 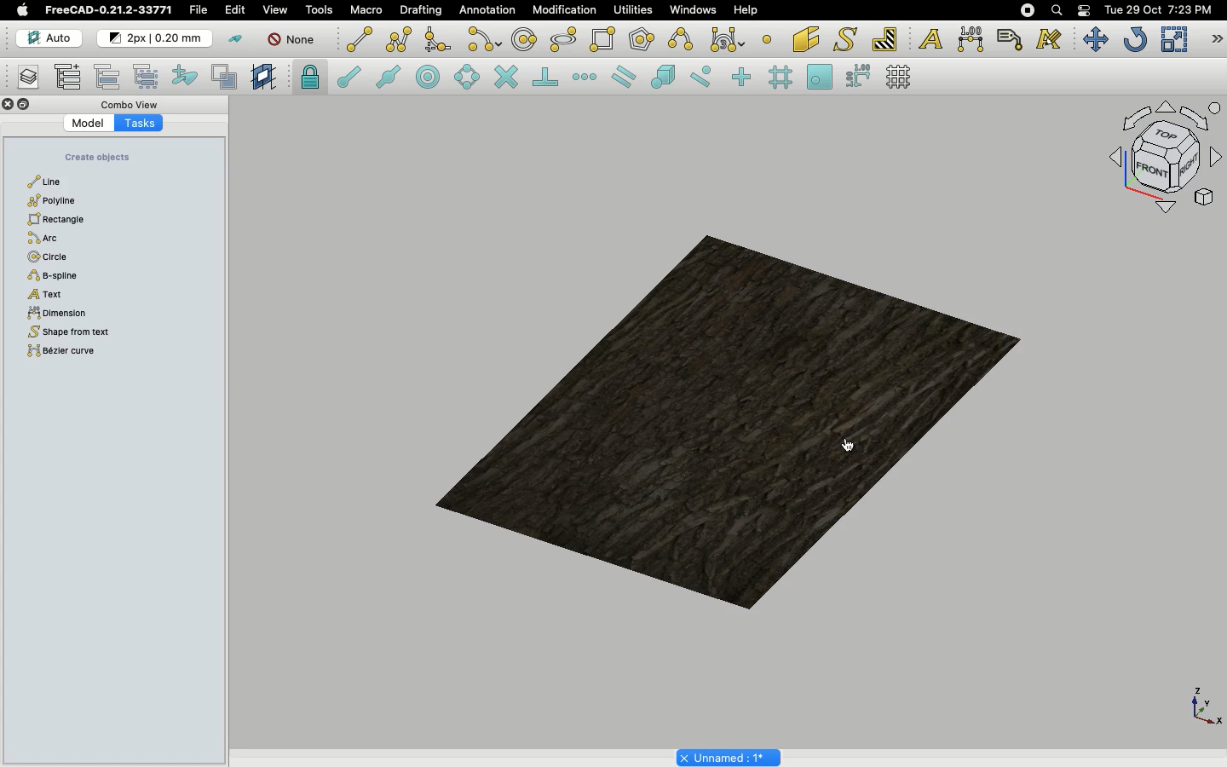 What do you see at coordinates (236, 11) in the screenshot?
I see `Edit` at bounding box center [236, 11].